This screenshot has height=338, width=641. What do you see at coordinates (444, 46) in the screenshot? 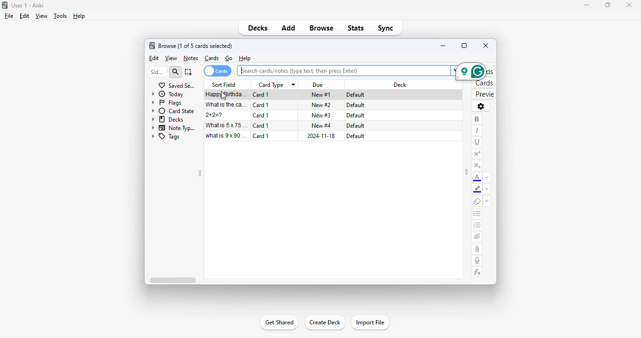
I see `minimize` at bounding box center [444, 46].